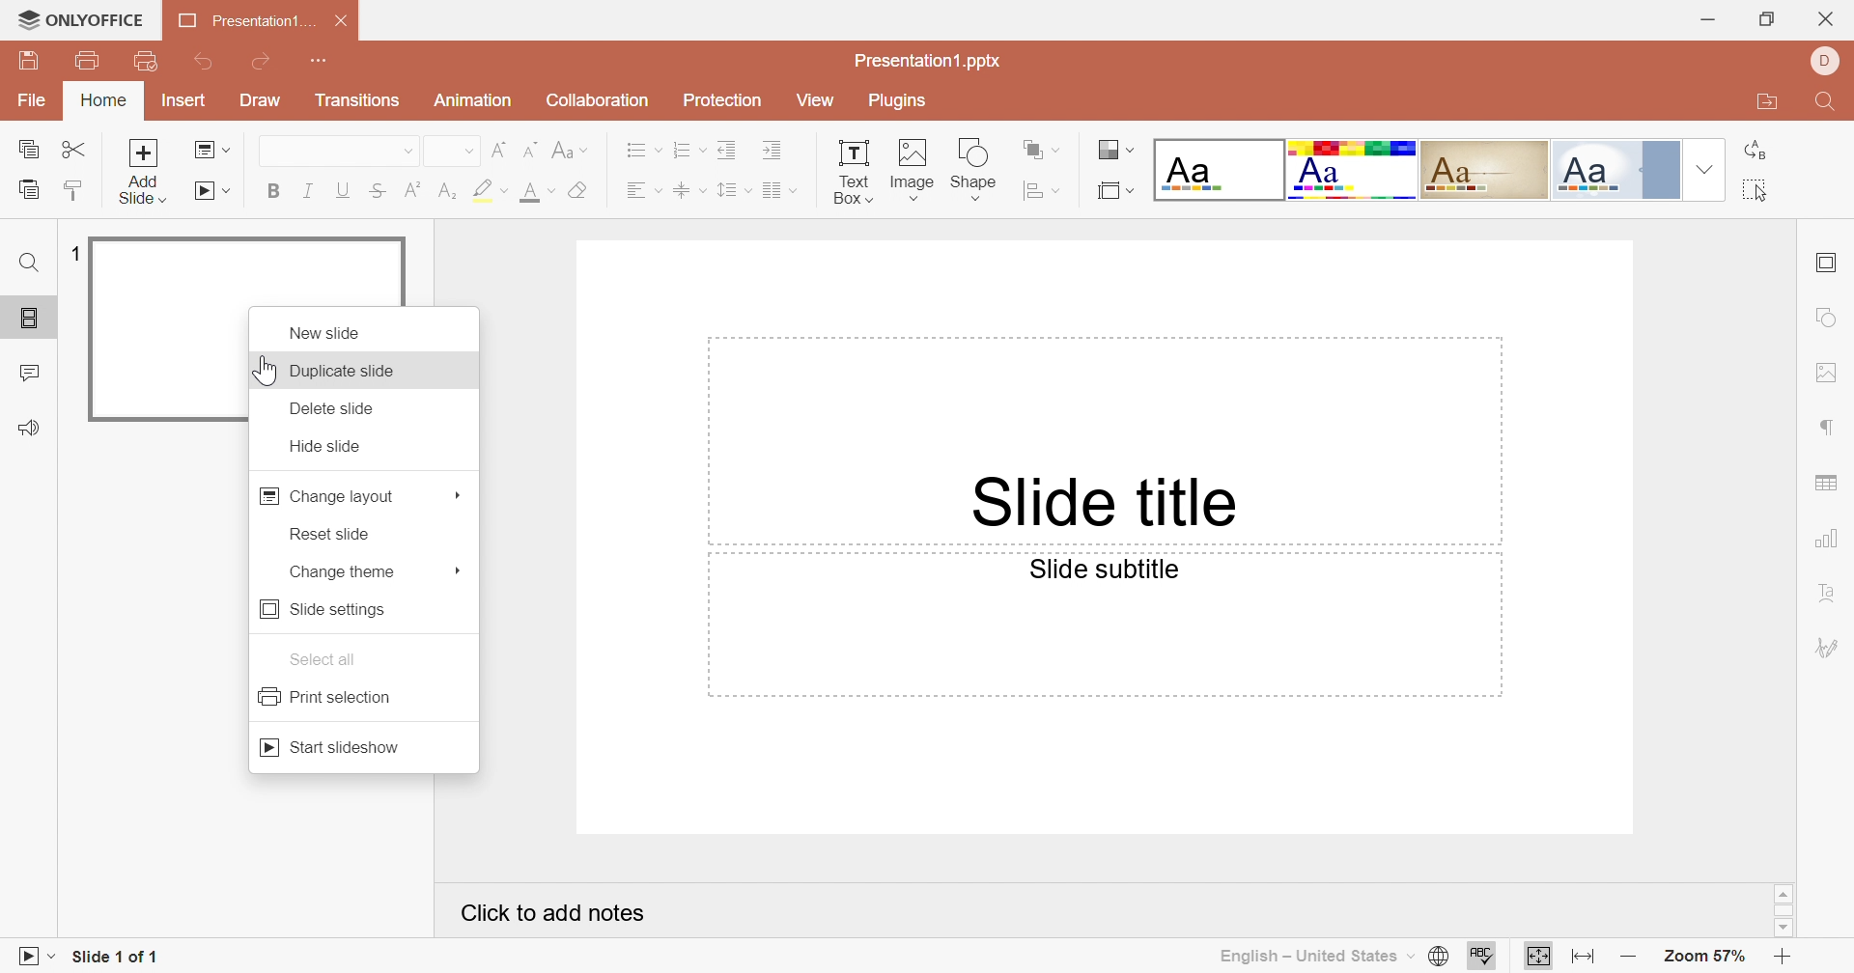 The width and height of the screenshot is (1854, 973). What do you see at coordinates (266, 61) in the screenshot?
I see `Redo` at bounding box center [266, 61].